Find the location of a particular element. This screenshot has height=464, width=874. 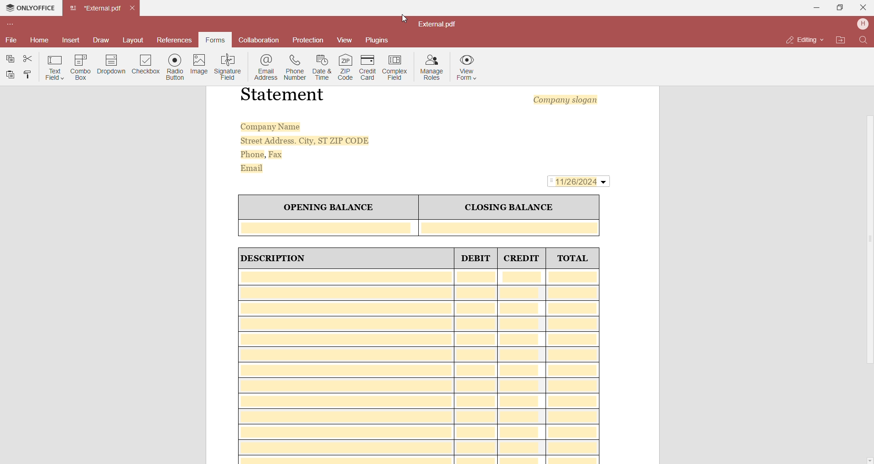

Manage Roles is located at coordinates (432, 67).